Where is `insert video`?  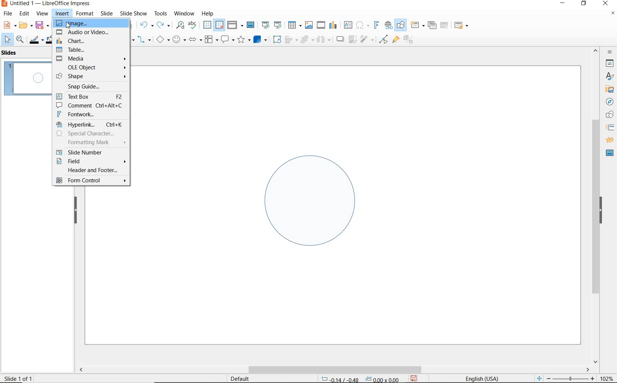
insert video is located at coordinates (320, 25).